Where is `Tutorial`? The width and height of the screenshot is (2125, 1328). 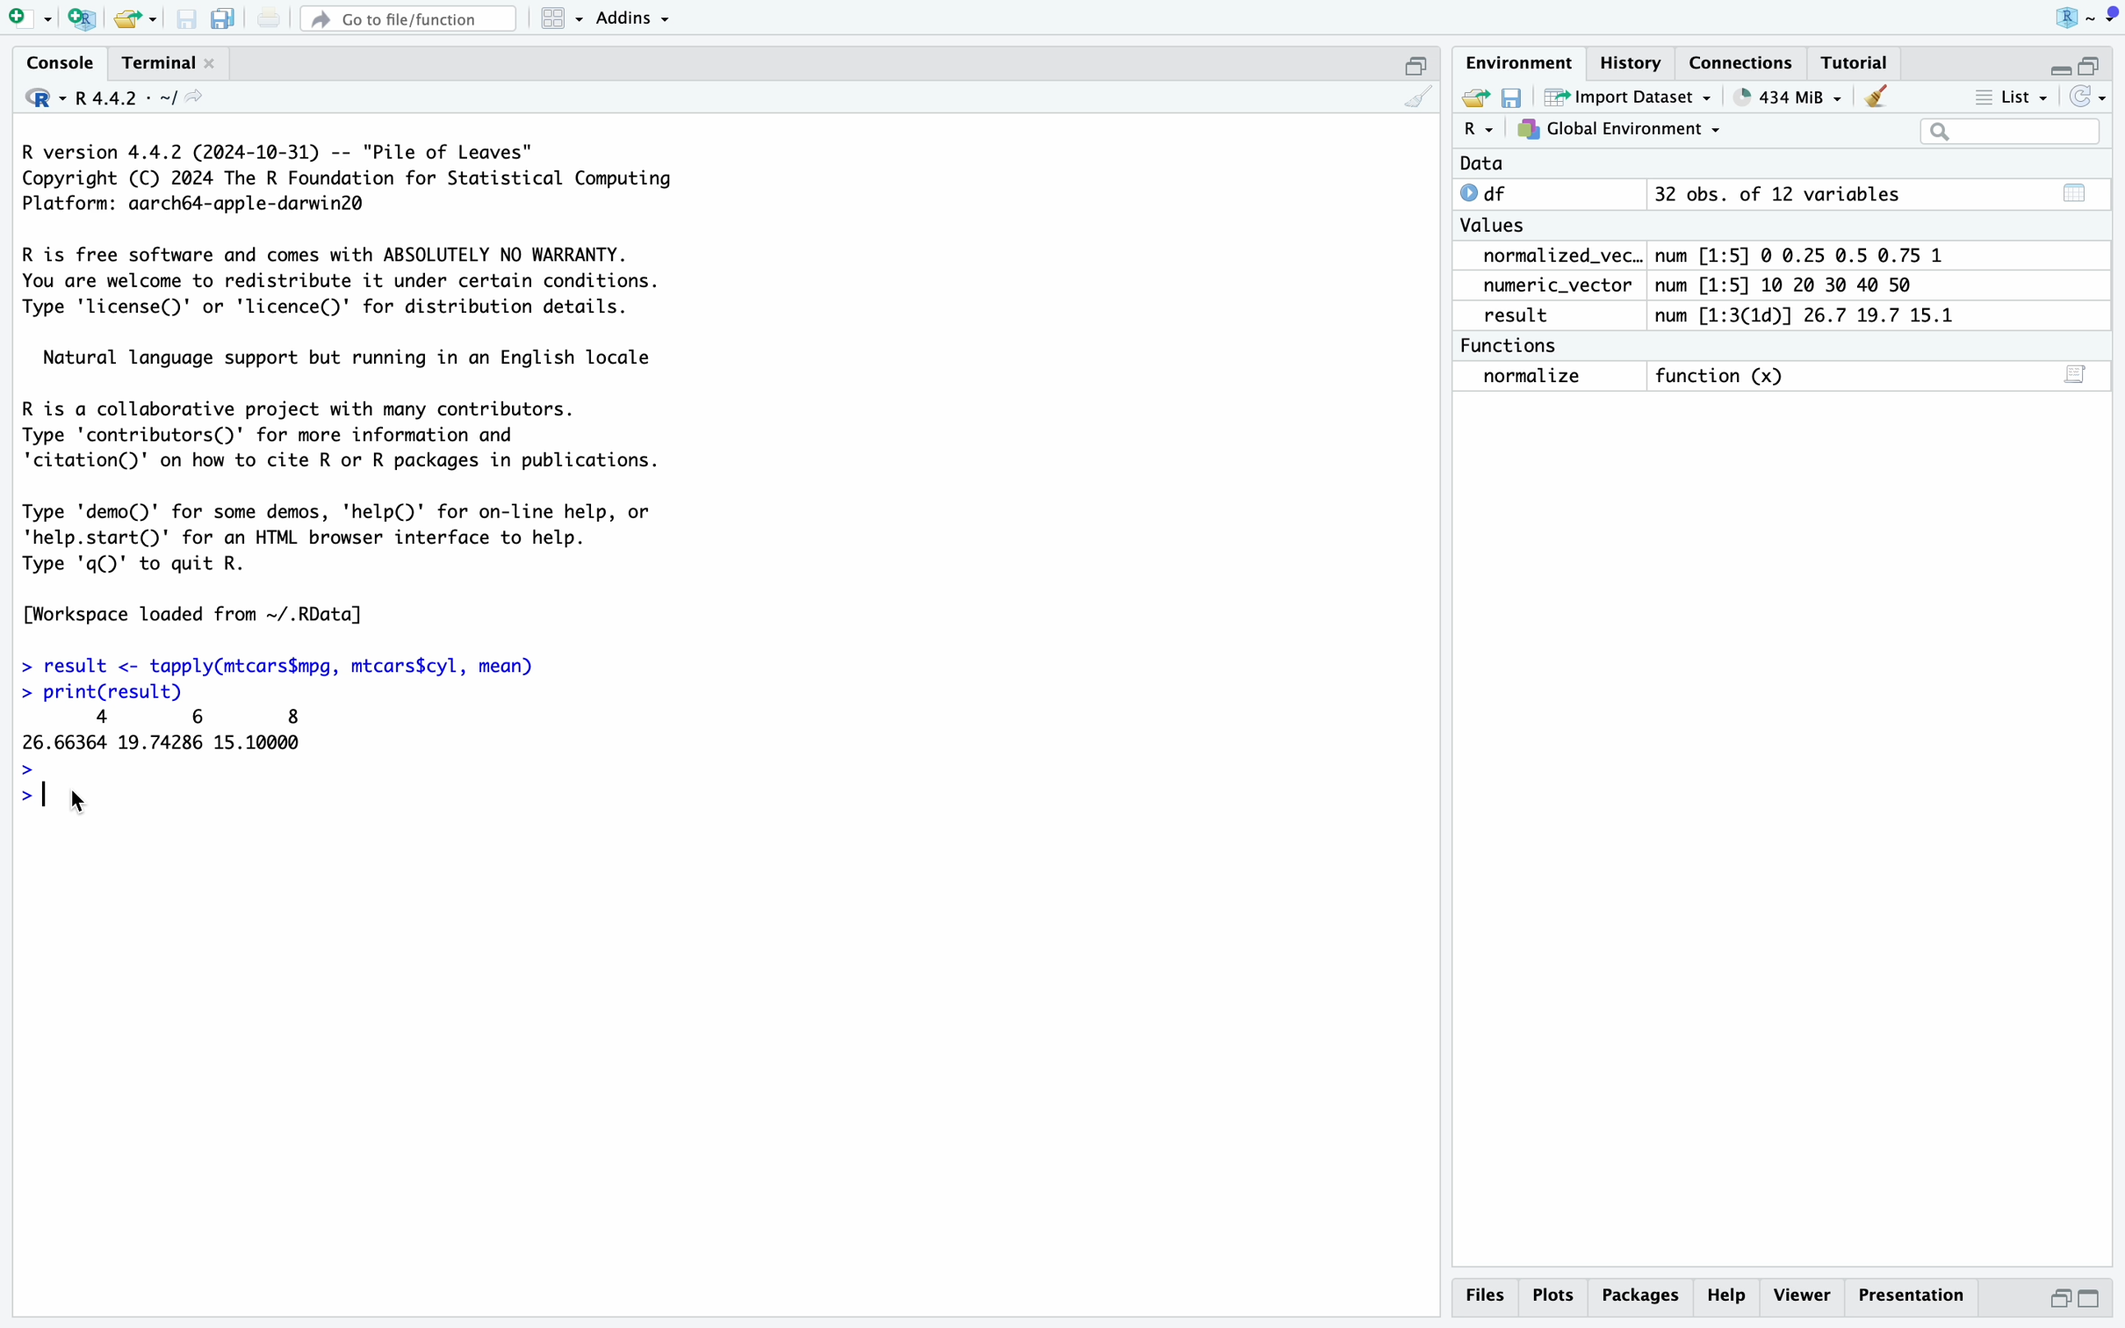 Tutorial is located at coordinates (1855, 62).